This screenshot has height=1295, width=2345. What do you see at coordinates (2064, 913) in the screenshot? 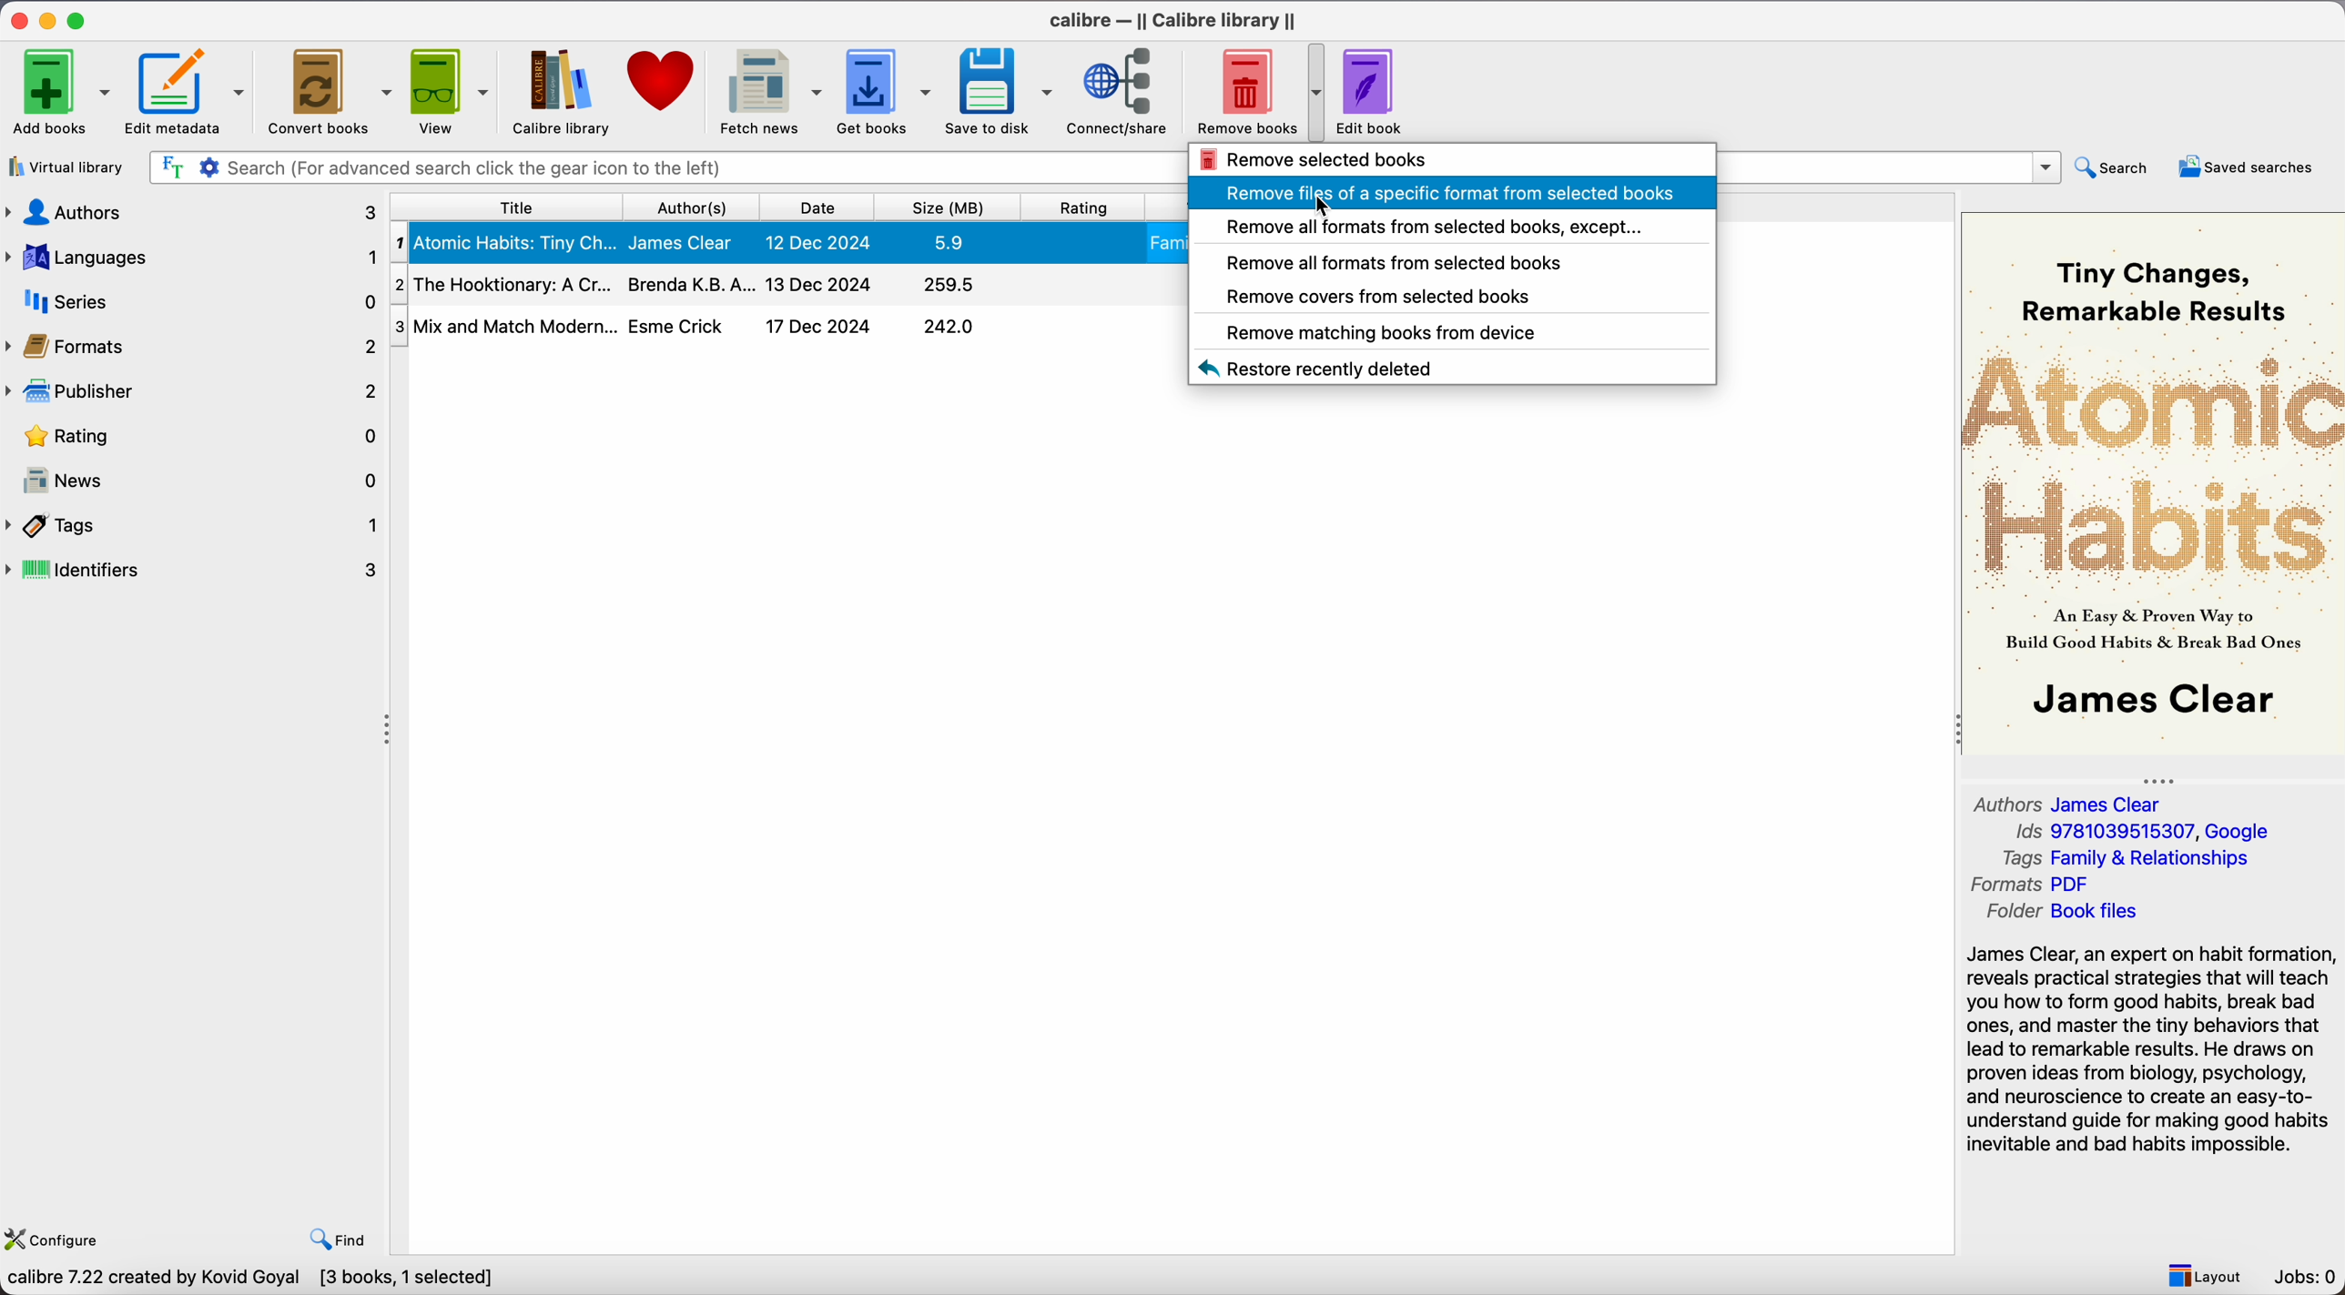
I see `Folder Book files` at bounding box center [2064, 913].